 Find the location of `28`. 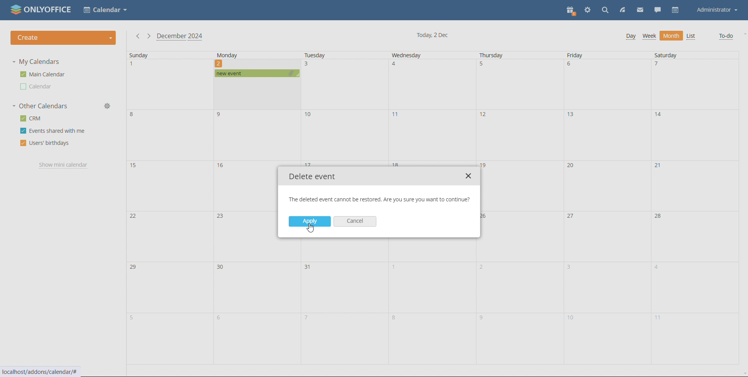

28 is located at coordinates (660, 217).